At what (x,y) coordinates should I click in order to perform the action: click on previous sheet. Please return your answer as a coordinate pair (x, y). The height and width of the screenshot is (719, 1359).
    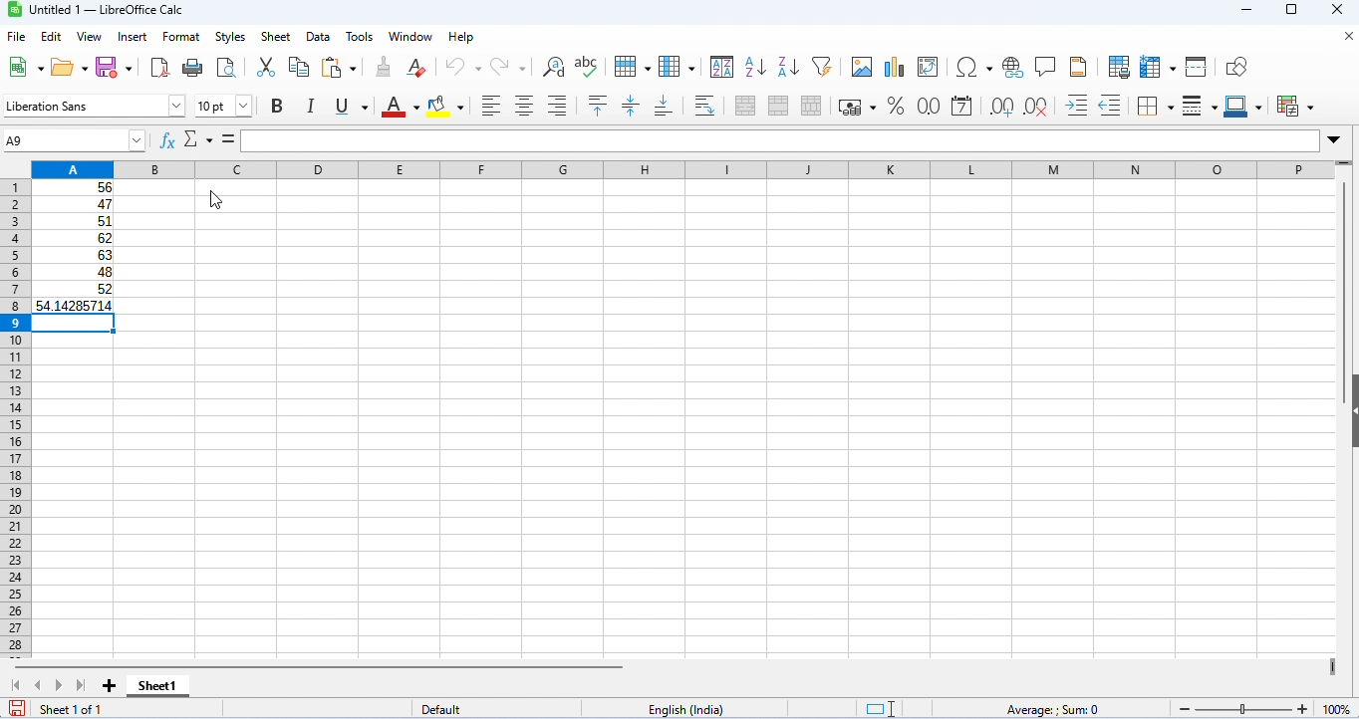
    Looking at the image, I should click on (39, 684).